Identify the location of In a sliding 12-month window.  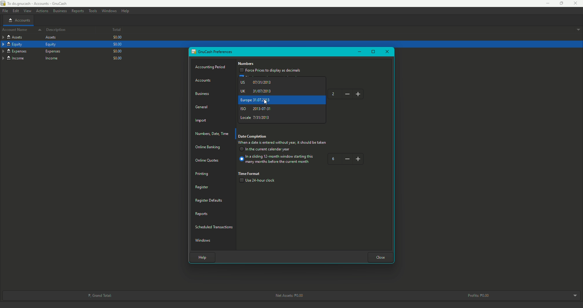
(277, 160).